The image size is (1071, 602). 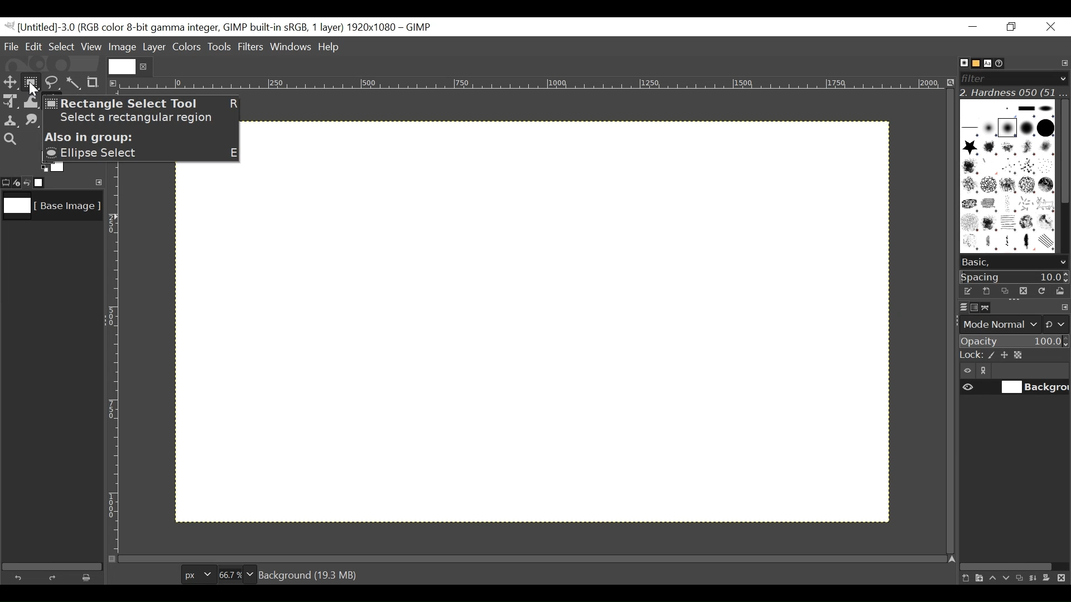 I want to click on Lock, so click(x=1014, y=356).